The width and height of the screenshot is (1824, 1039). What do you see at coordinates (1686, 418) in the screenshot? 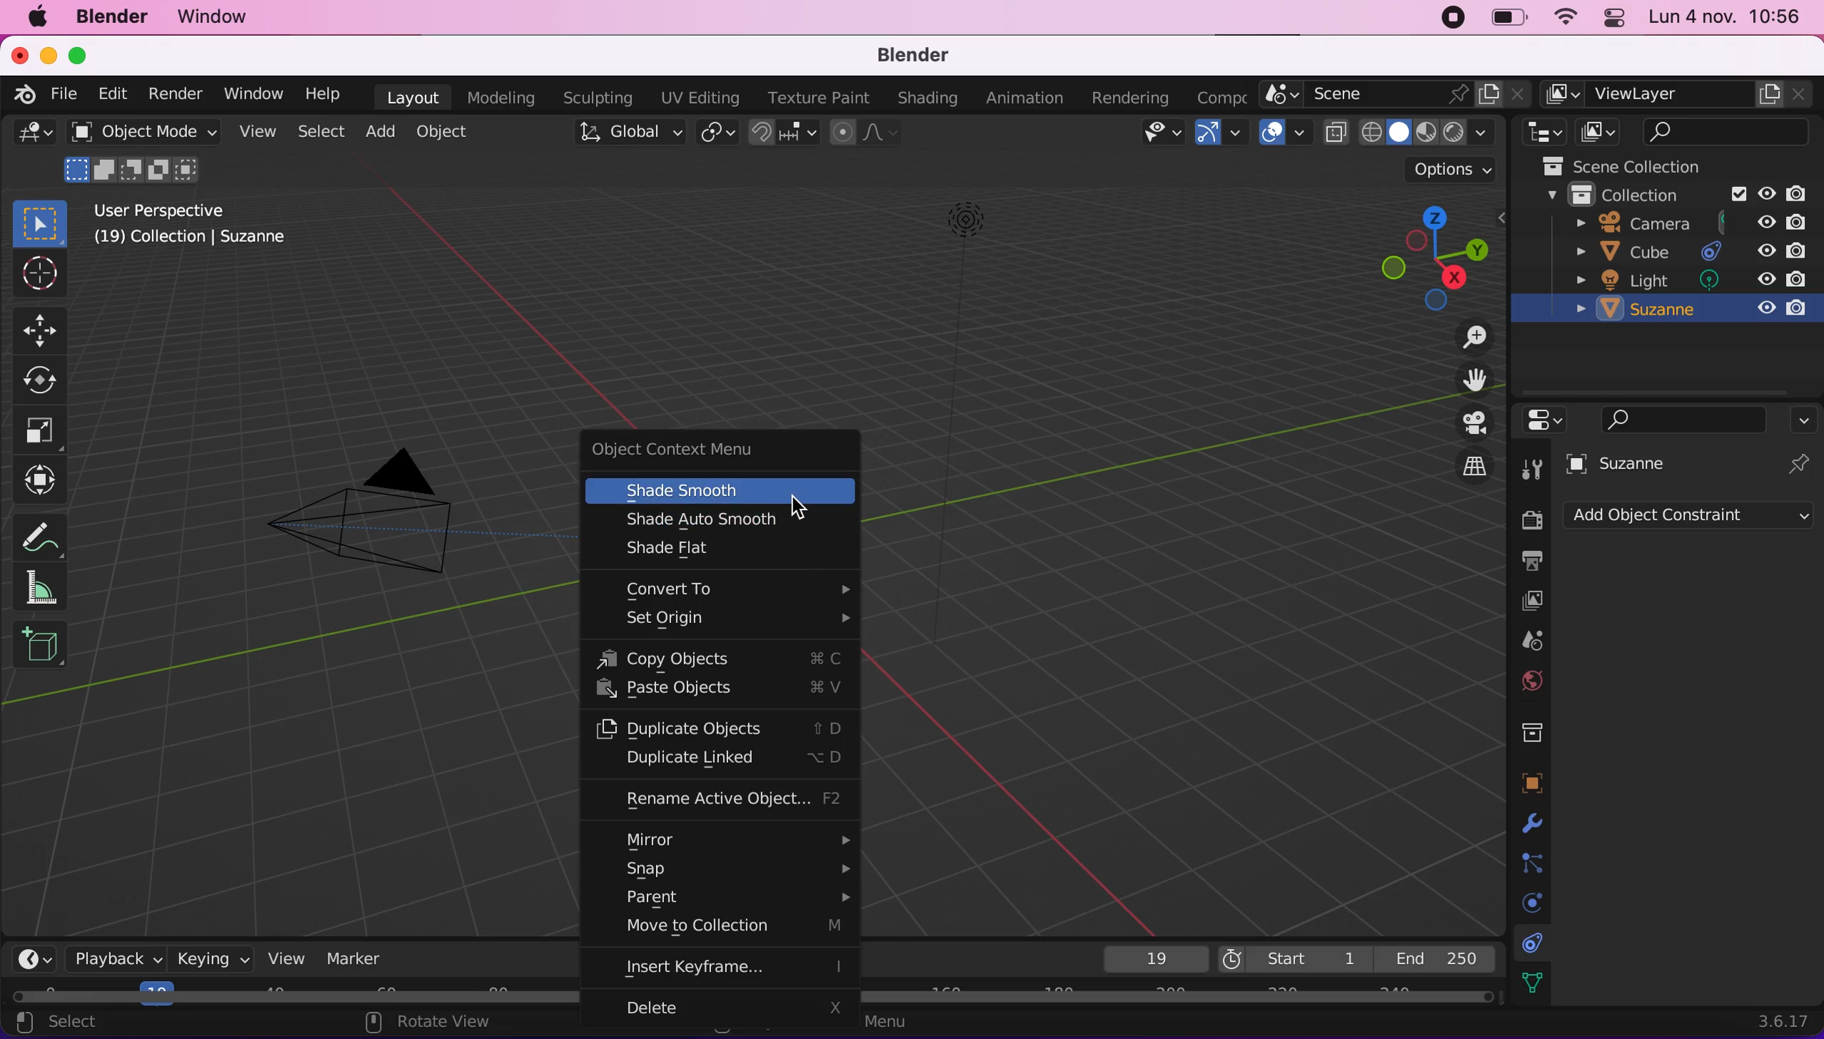
I see `search` at bounding box center [1686, 418].